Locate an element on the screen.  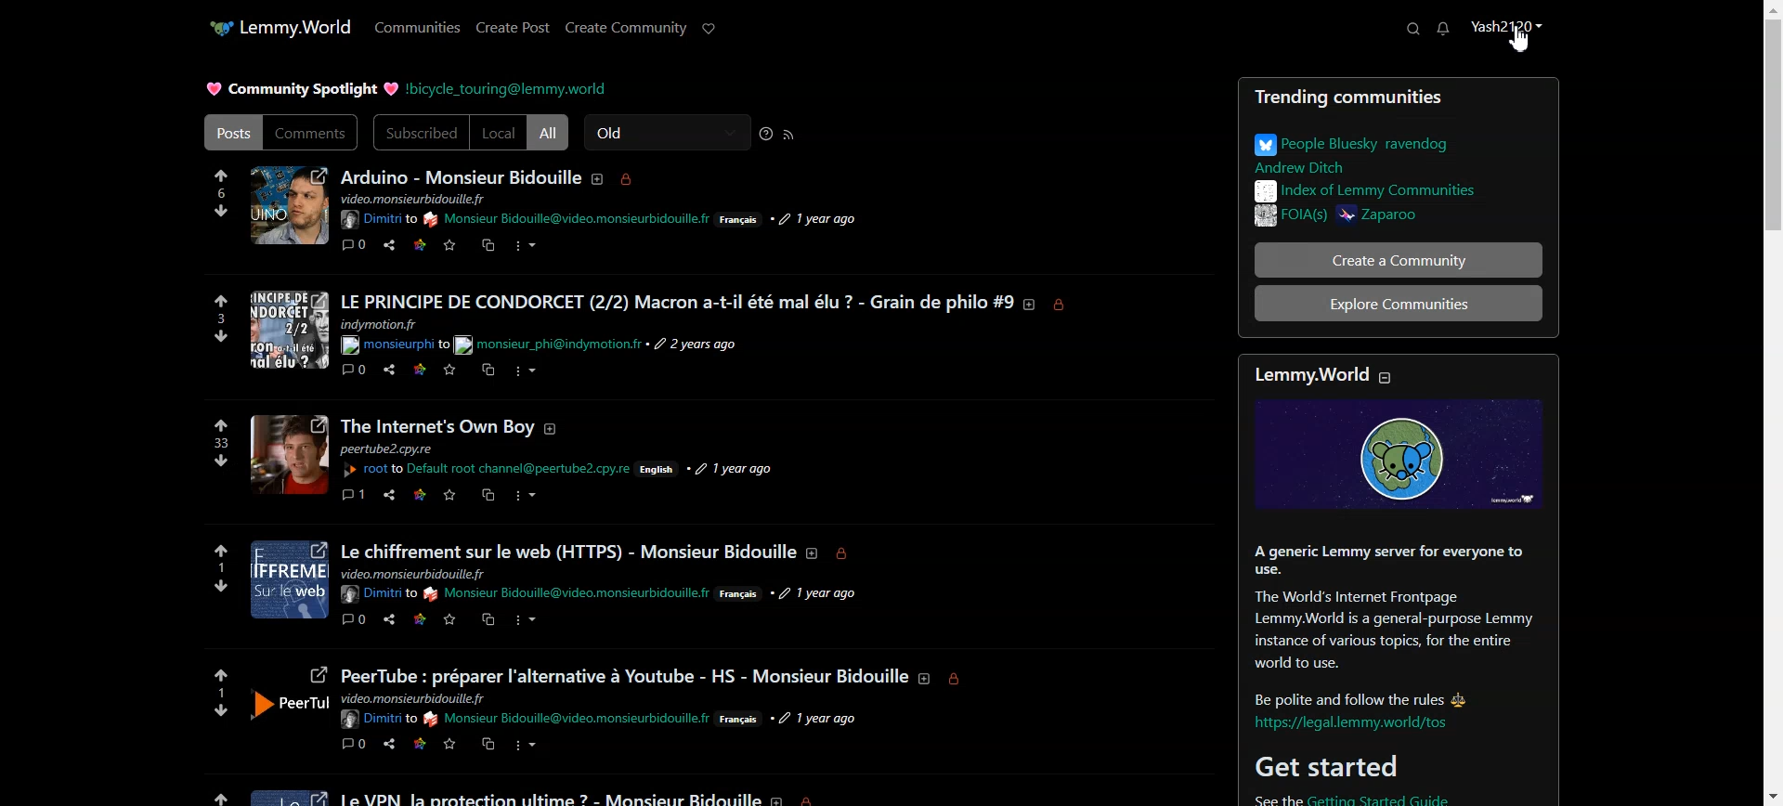
more is located at coordinates (528, 622).